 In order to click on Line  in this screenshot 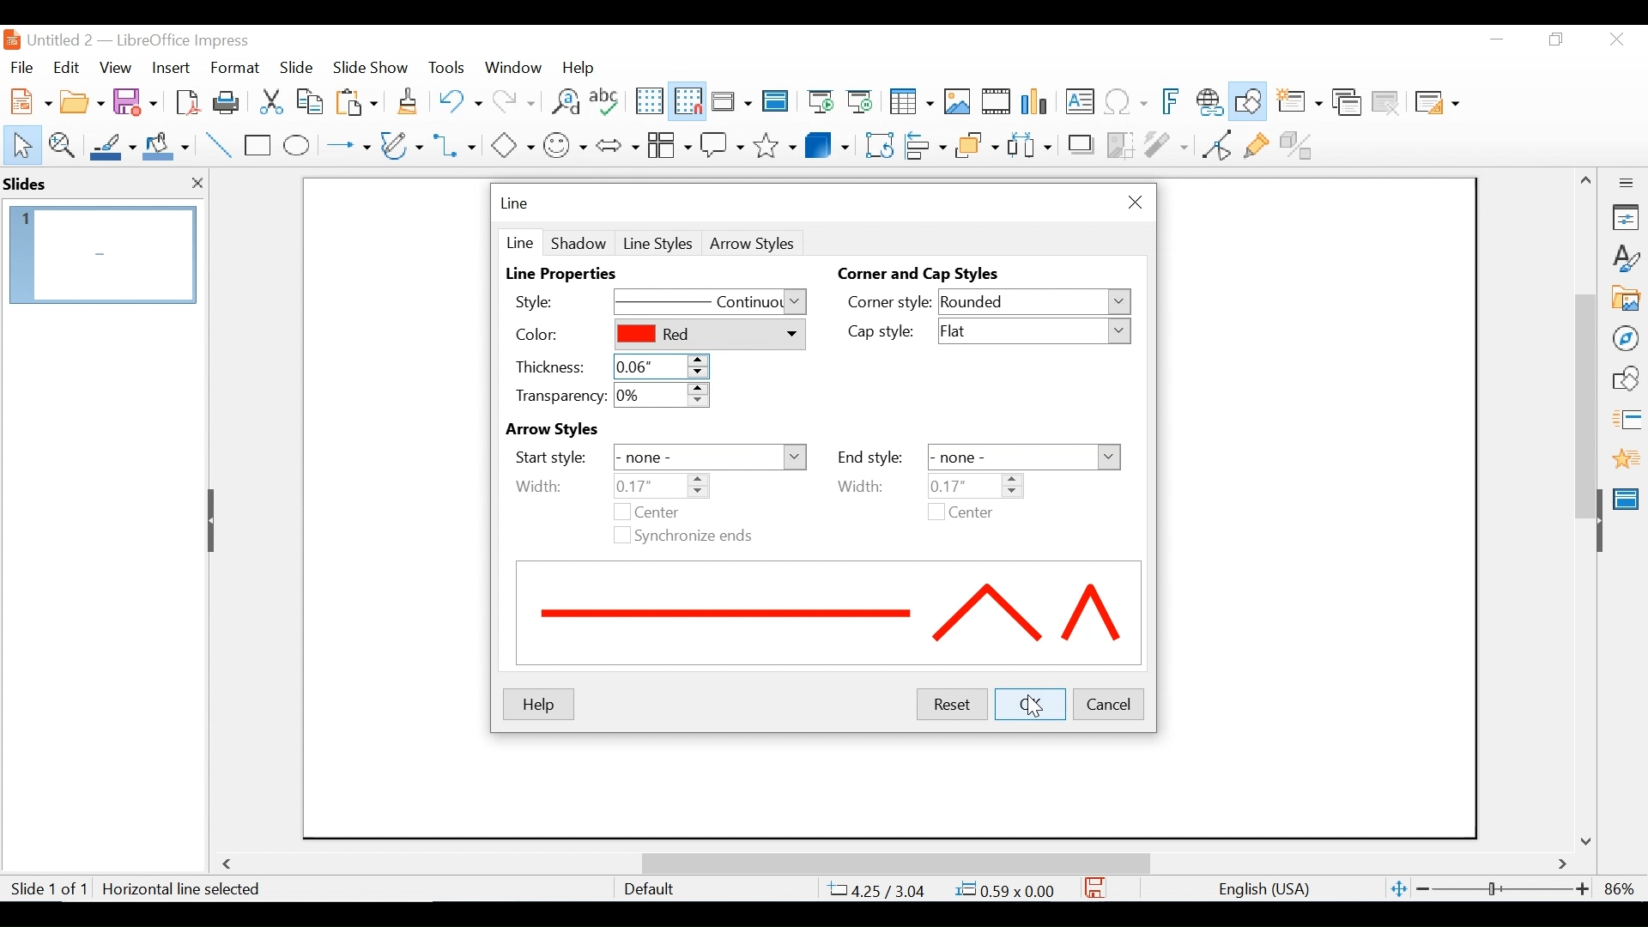, I will do `click(518, 241)`.